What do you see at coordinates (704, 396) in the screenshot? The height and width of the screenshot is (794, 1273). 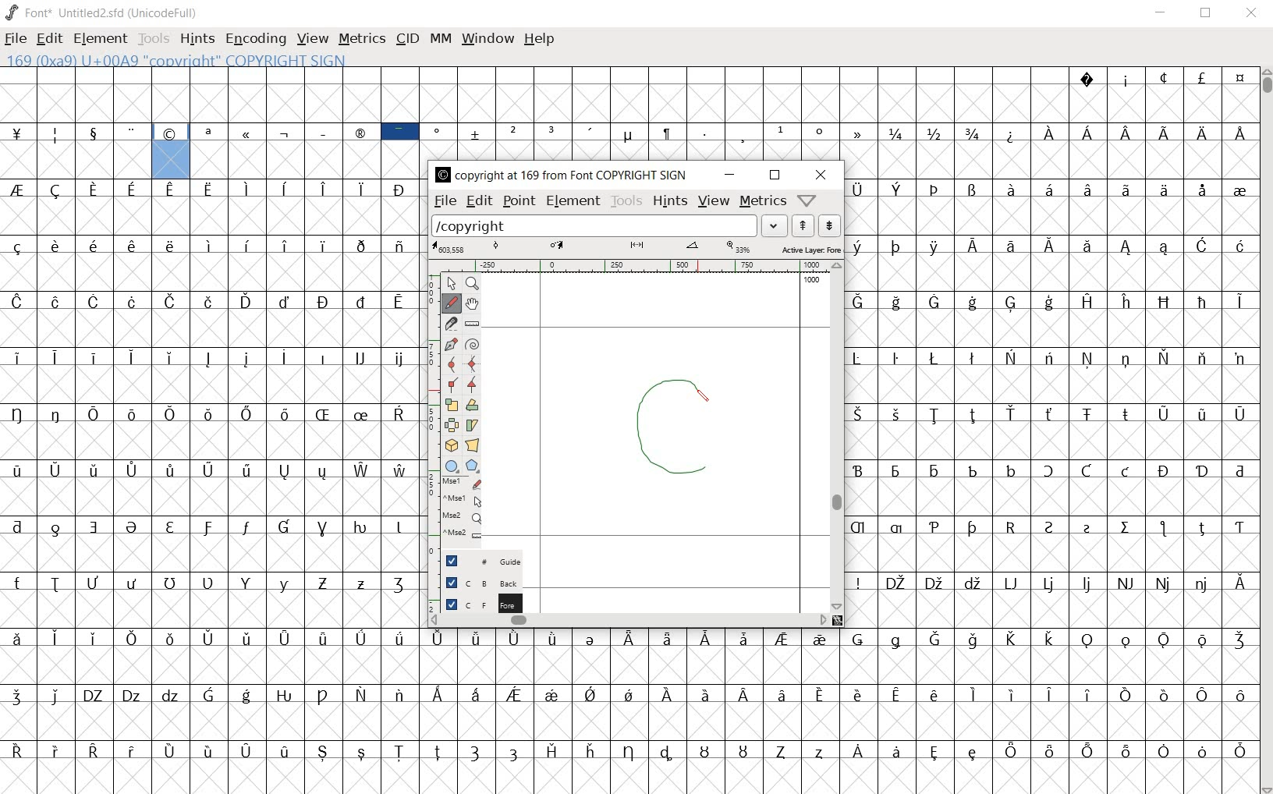 I see `pencil tool/CURSOR LOCATION` at bounding box center [704, 396].